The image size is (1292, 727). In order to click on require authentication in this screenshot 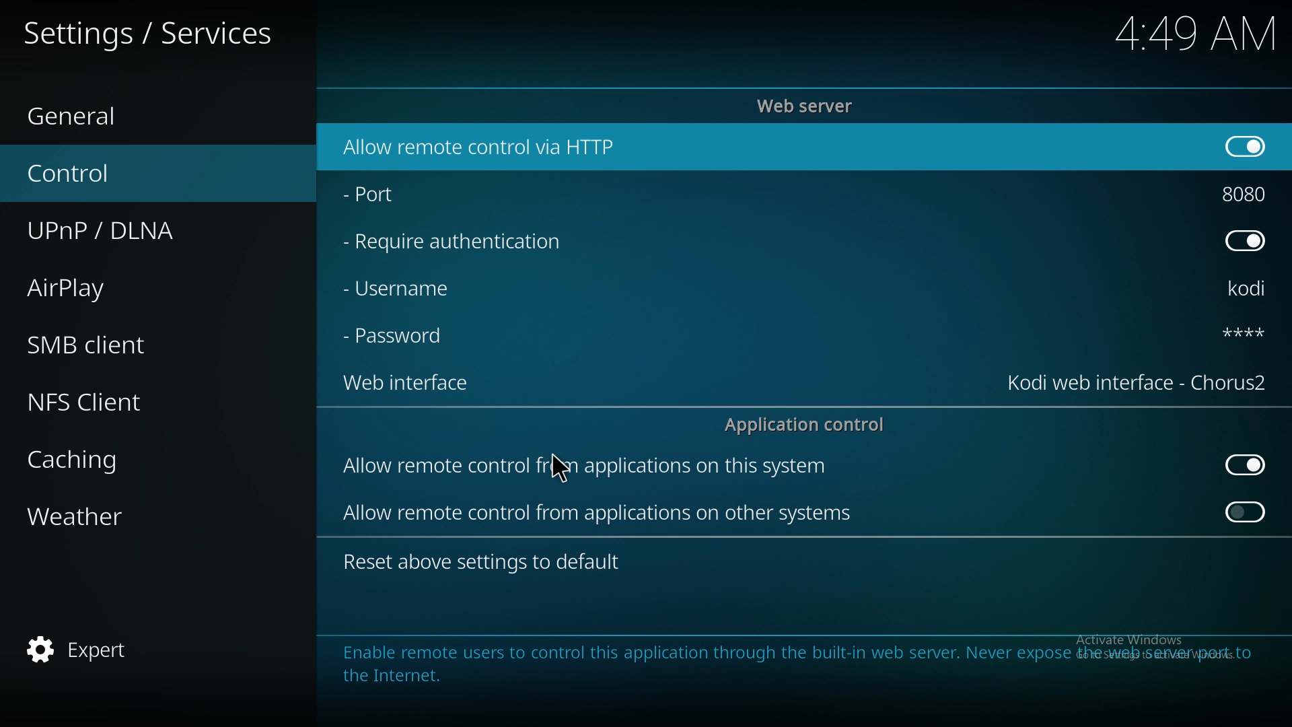, I will do `click(470, 244)`.